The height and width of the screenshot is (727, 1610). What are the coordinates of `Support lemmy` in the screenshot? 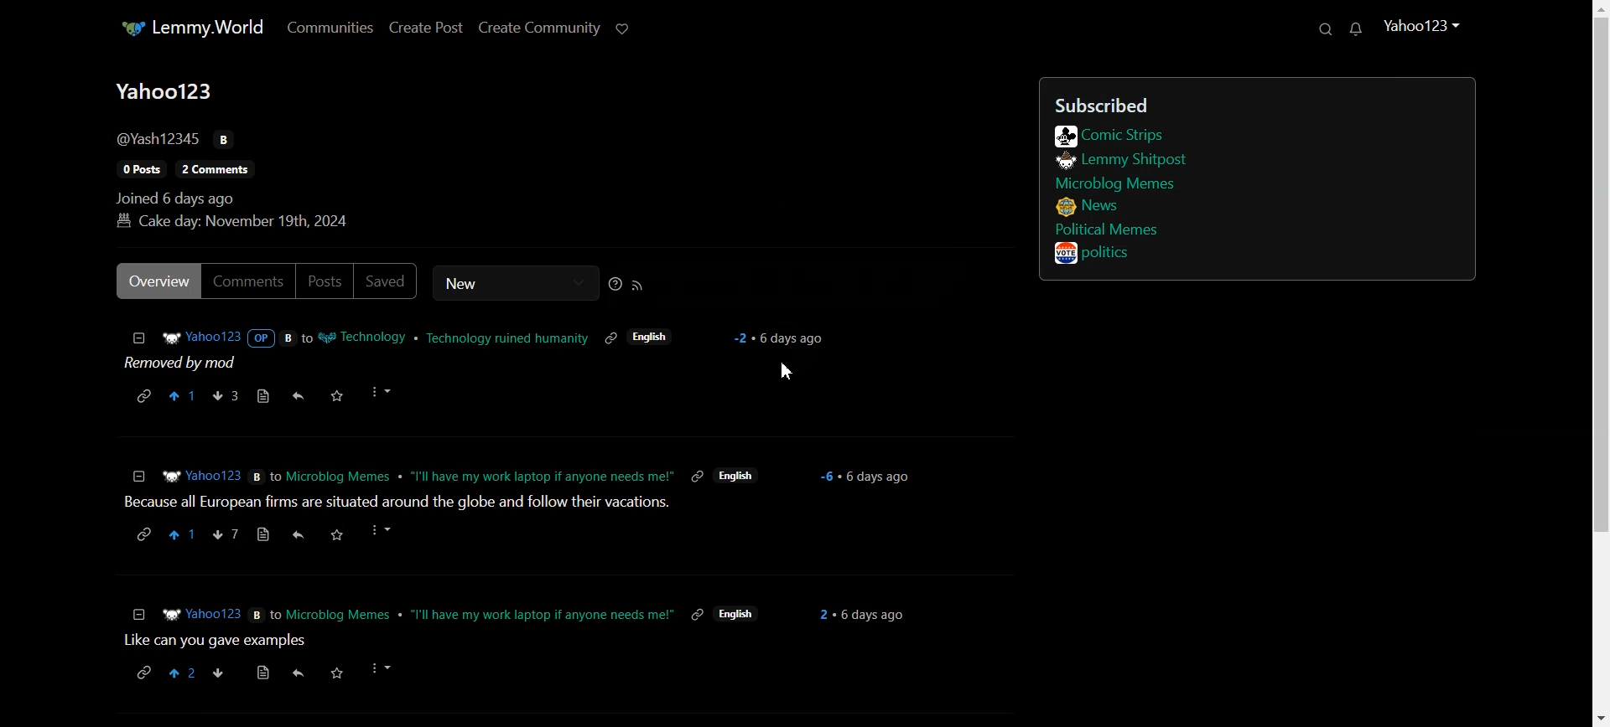 It's located at (622, 28).